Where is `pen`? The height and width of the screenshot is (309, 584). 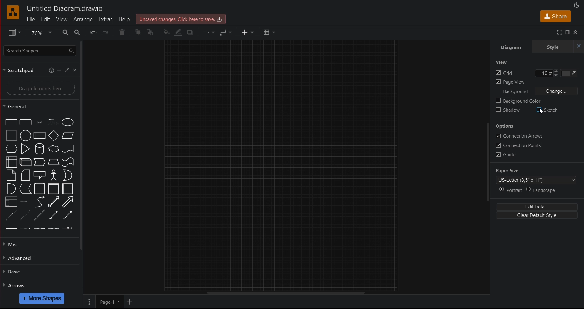
pen is located at coordinates (67, 71).